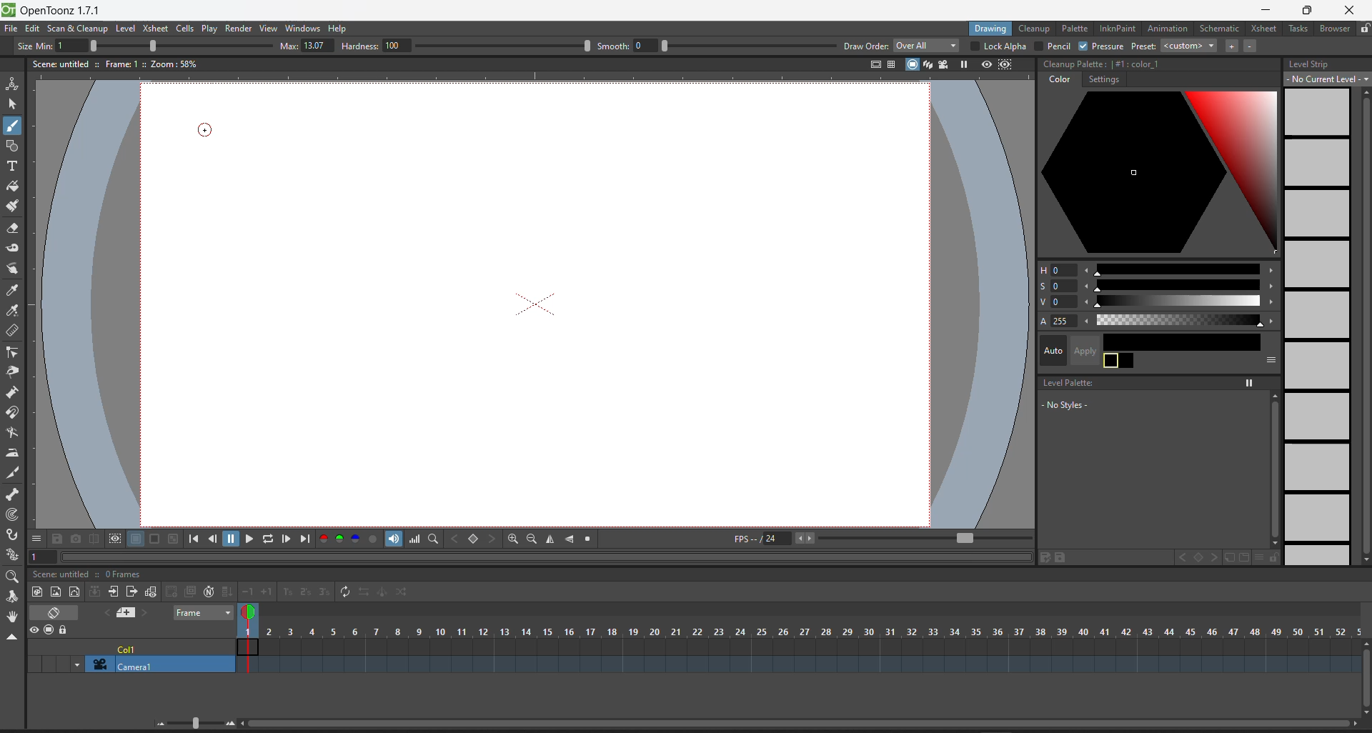 The image size is (1372, 733). What do you see at coordinates (15, 332) in the screenshot?
I see `ruler tool` at bounding box center [15, 332].